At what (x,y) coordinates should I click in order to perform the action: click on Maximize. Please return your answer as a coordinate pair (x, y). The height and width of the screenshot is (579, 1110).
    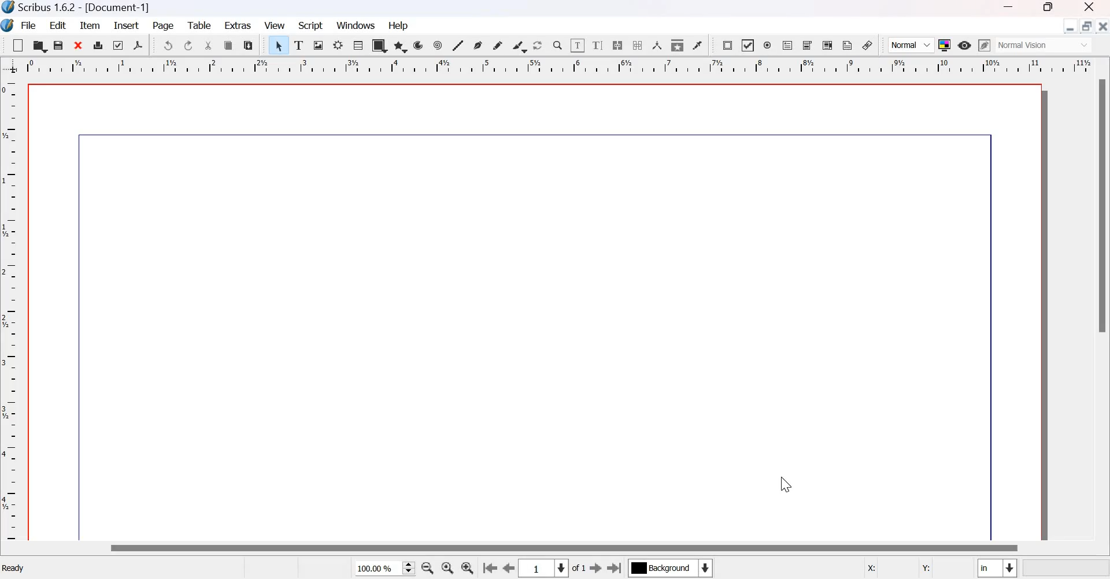
    Looking at the image, I should click on (1087, 27).